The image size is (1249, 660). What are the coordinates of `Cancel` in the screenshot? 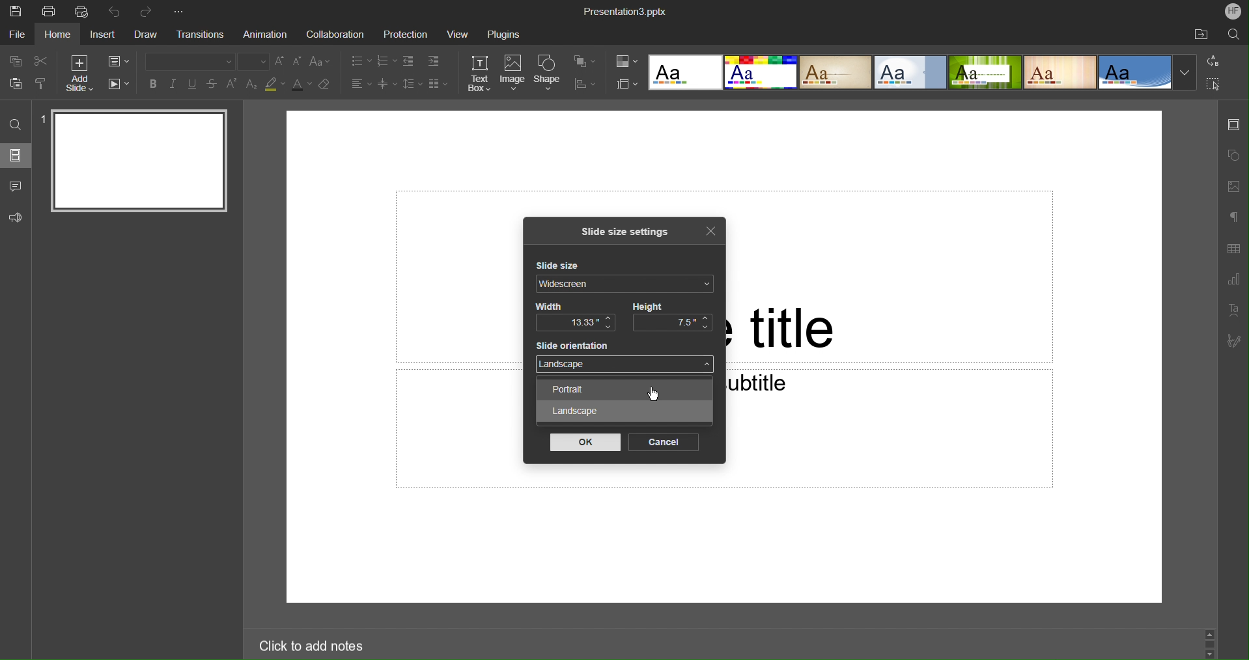 It's located at (663, 443).